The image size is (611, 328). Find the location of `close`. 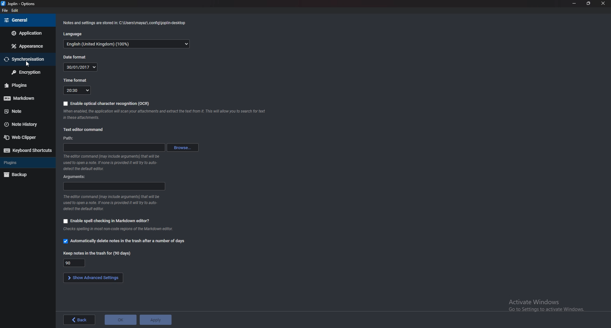

close is located at coordinates (602, 3).